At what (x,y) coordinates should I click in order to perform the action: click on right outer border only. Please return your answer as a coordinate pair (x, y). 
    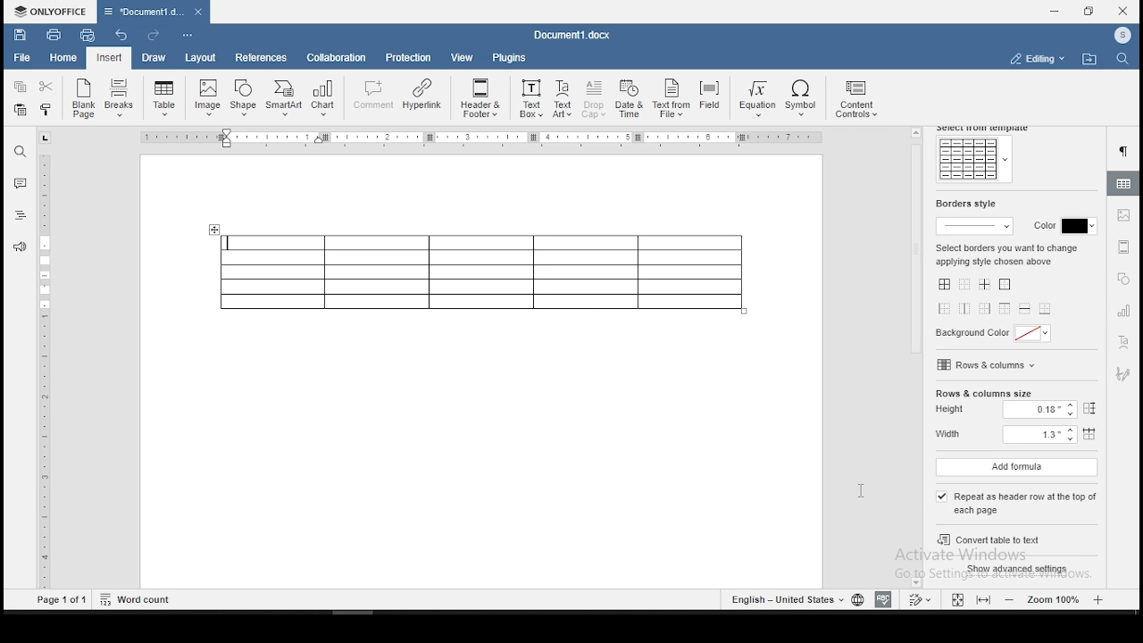
    Looking at the image, I should click on (983, 308).